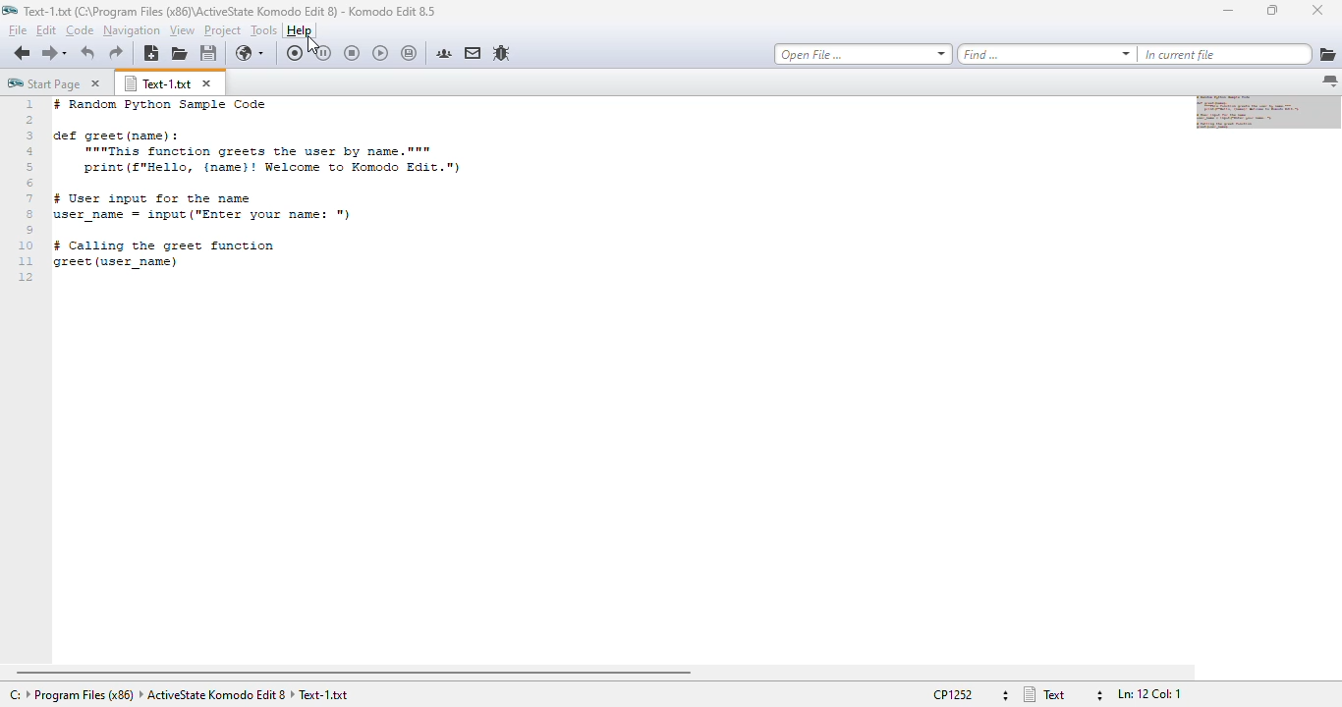 The width and height of the screenshot is (1342, 707). Describe the element at coordinates (1149, 694) in the screenshot. I see `file position` at that location.